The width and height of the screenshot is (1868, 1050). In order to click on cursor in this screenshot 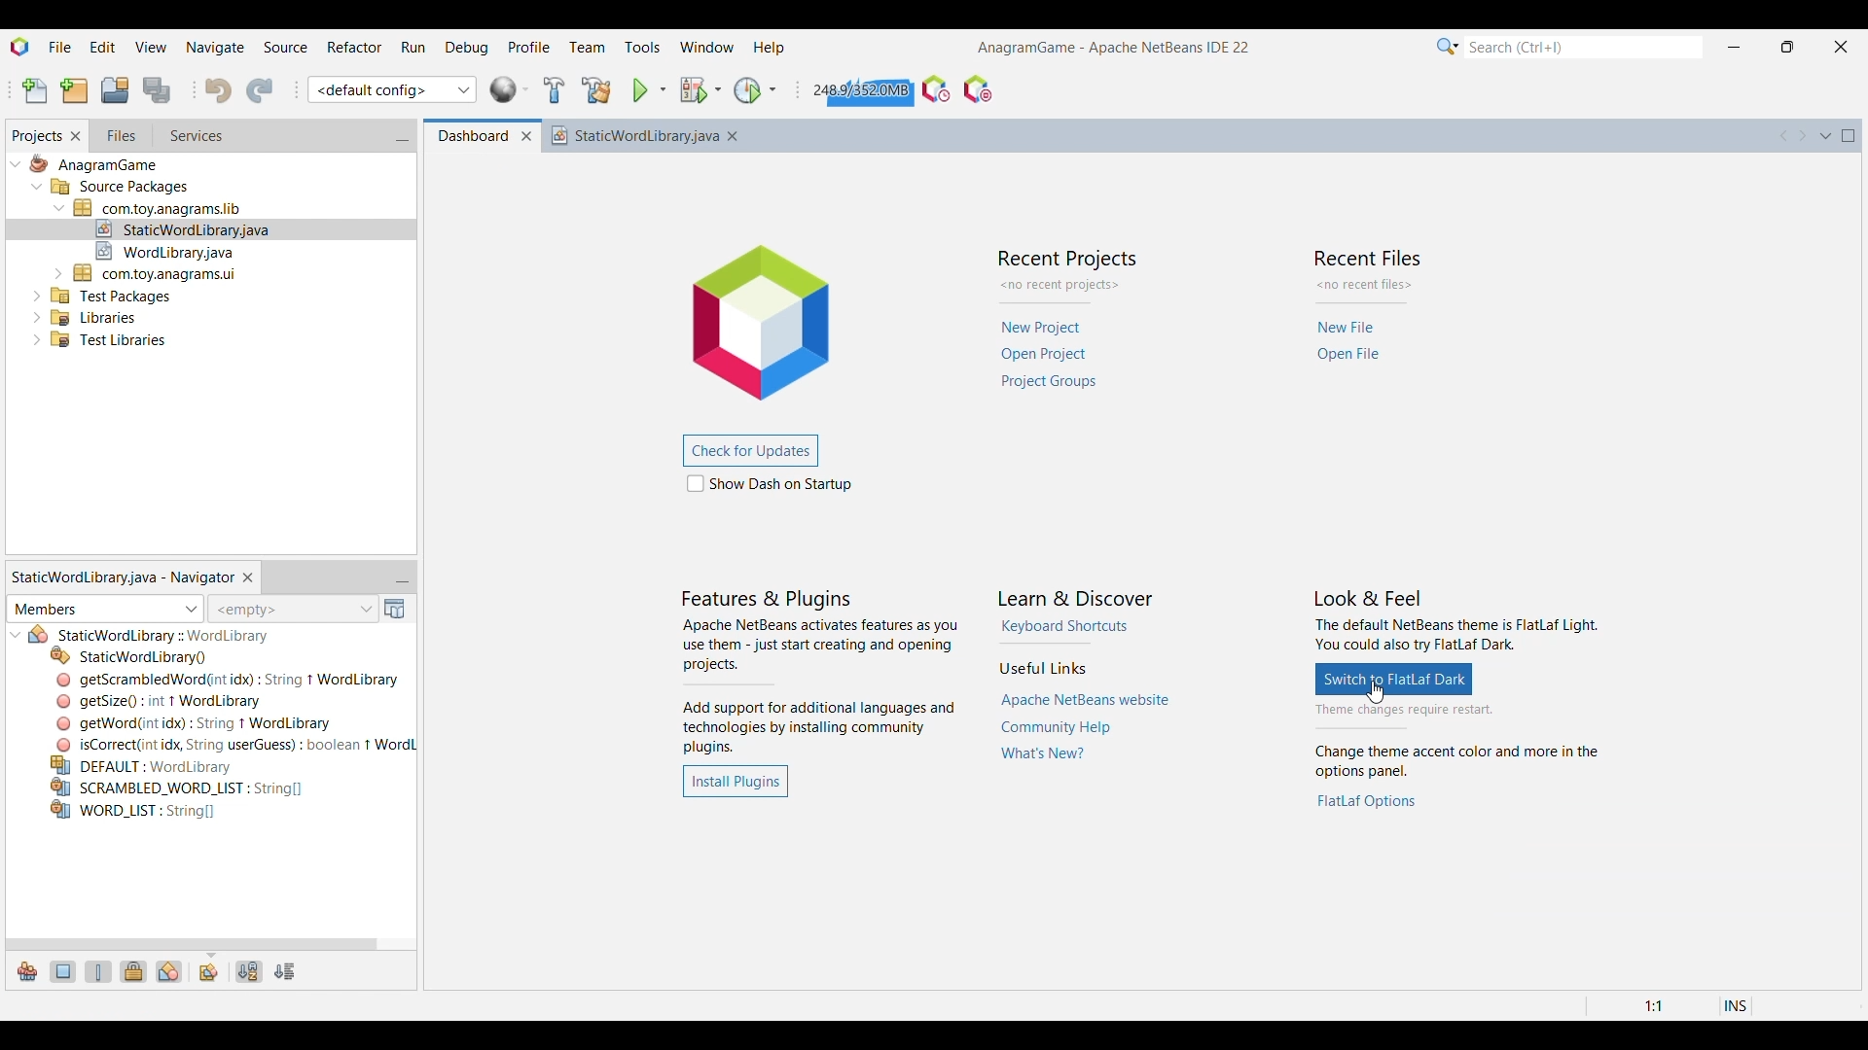, I will do `click(1380, 694)`.